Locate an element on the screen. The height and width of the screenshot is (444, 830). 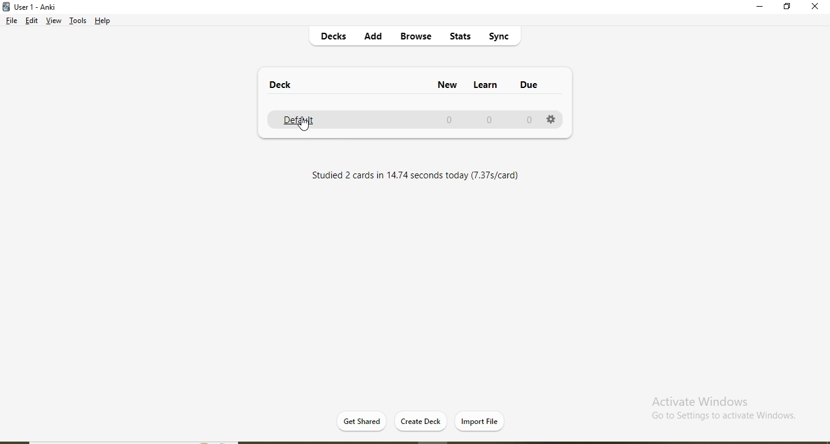
learn is located at coordinates (491, 84).